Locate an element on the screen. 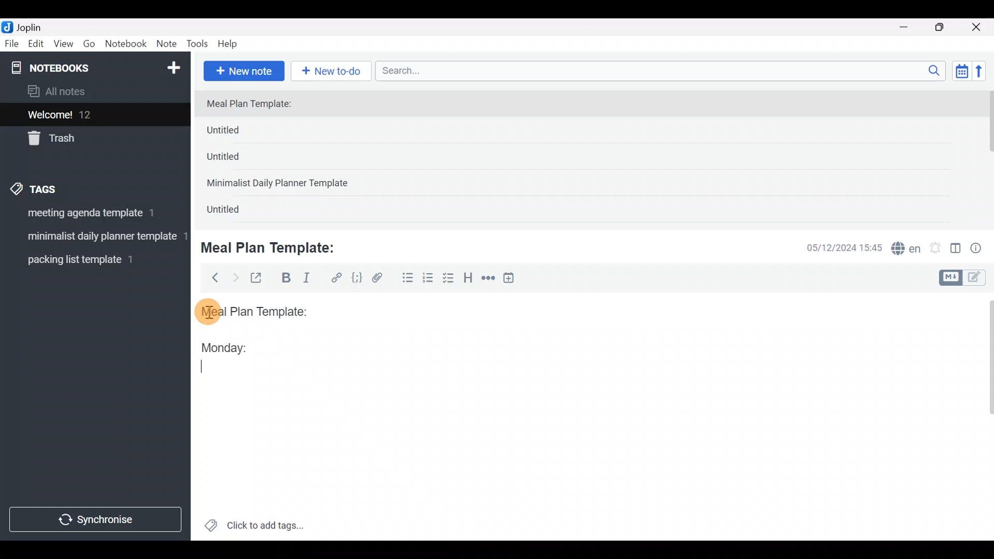  File is located at coordinates (12, 44).